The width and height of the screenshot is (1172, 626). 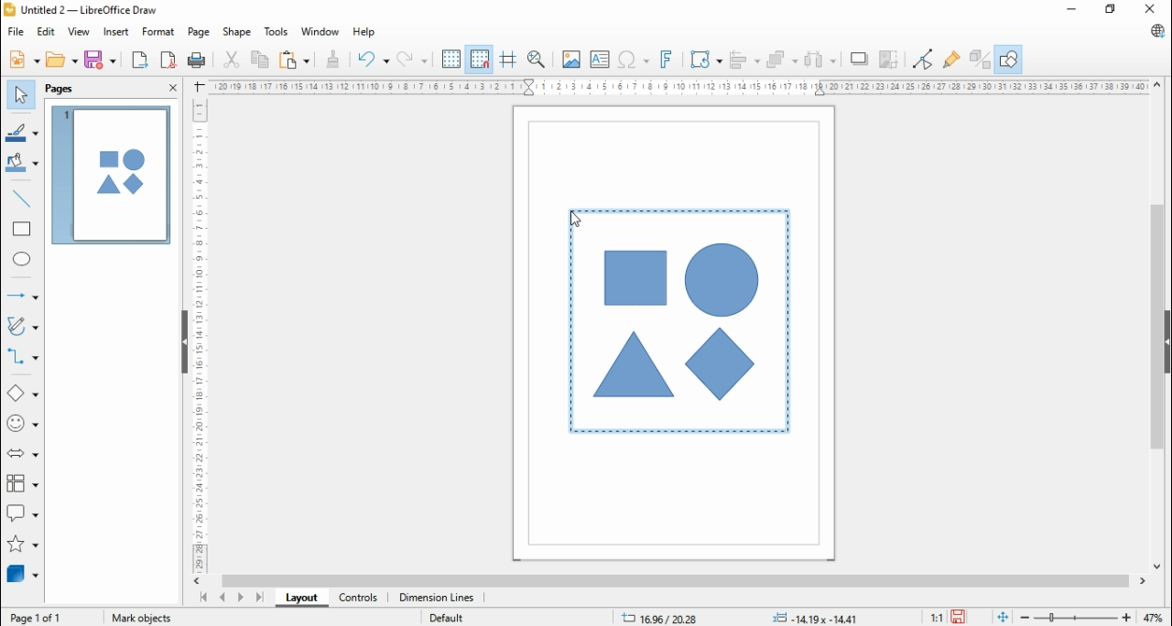 I want to click on open, so click(x=61, y=59).